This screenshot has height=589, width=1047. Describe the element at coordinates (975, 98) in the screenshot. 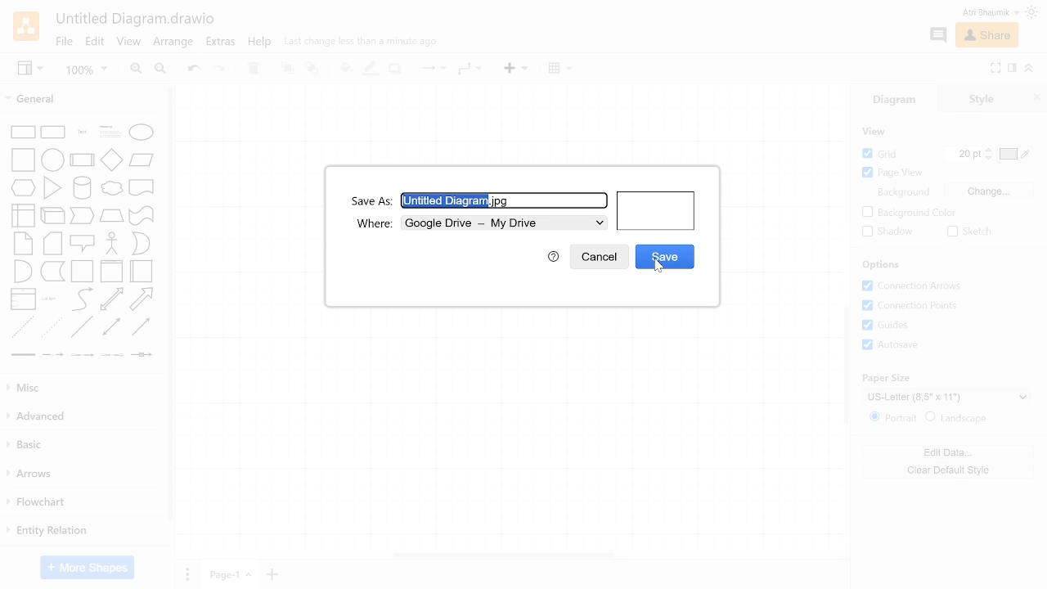

I see `Style` at that location.